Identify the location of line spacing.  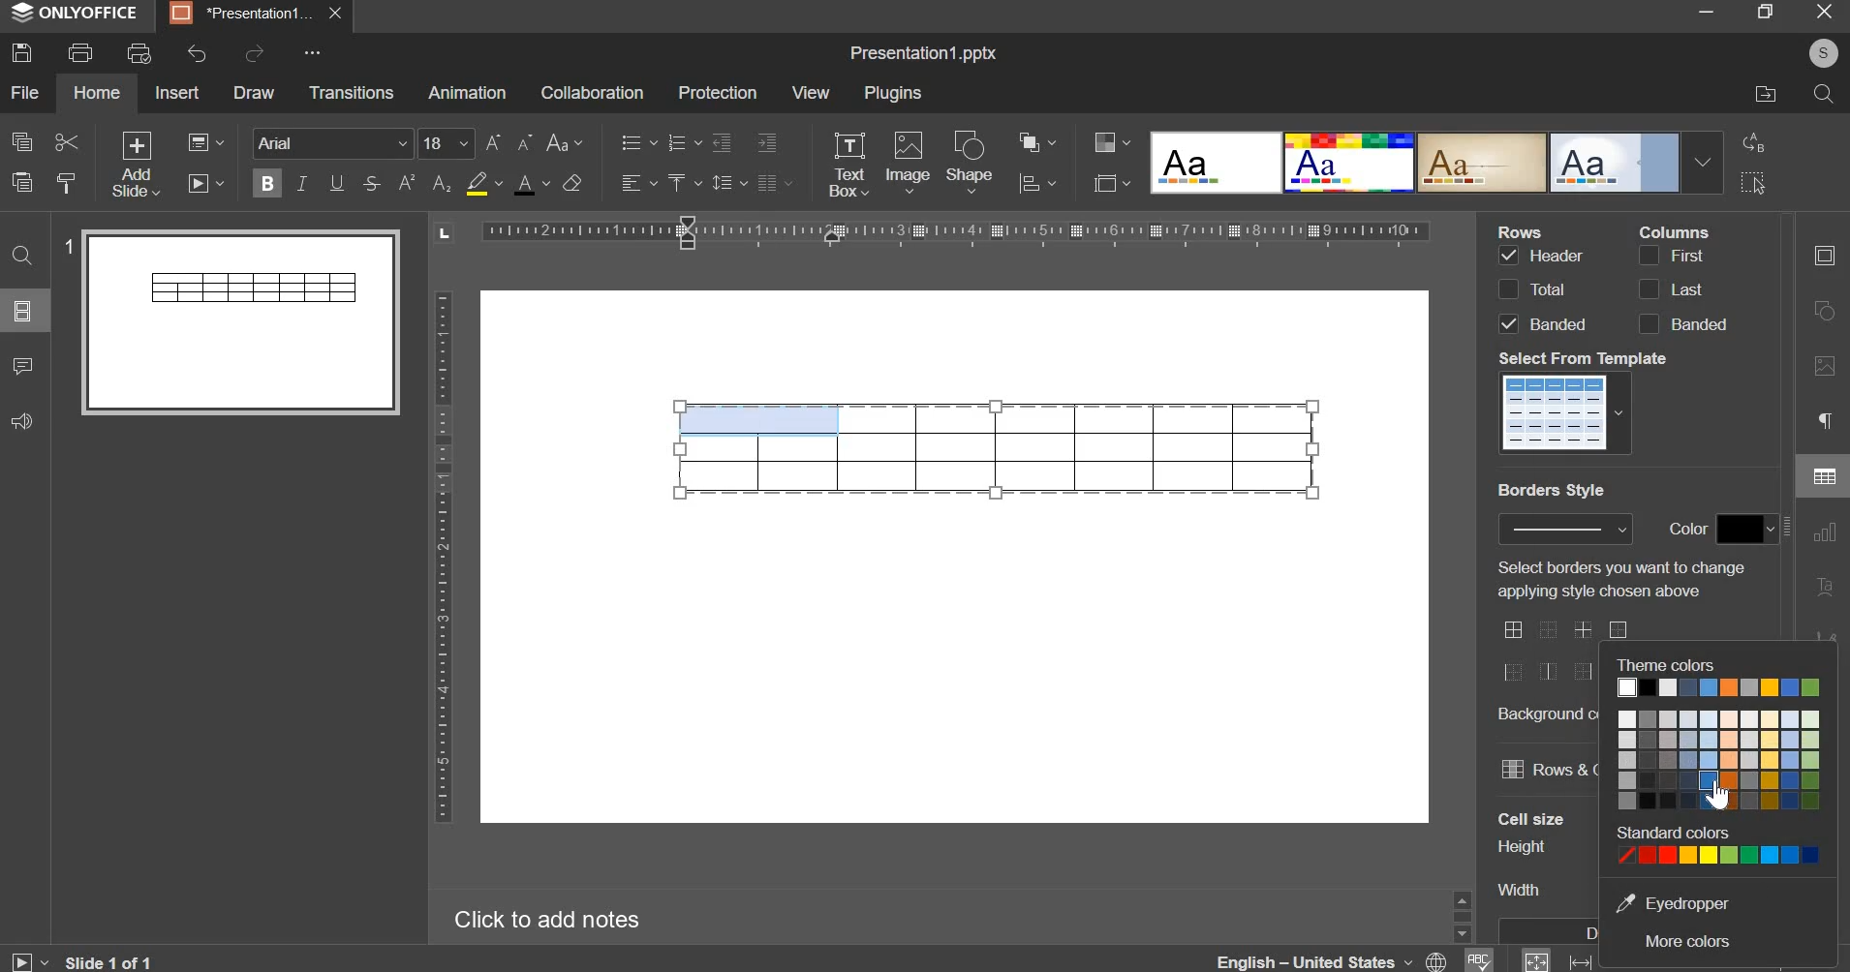
(727, 183).